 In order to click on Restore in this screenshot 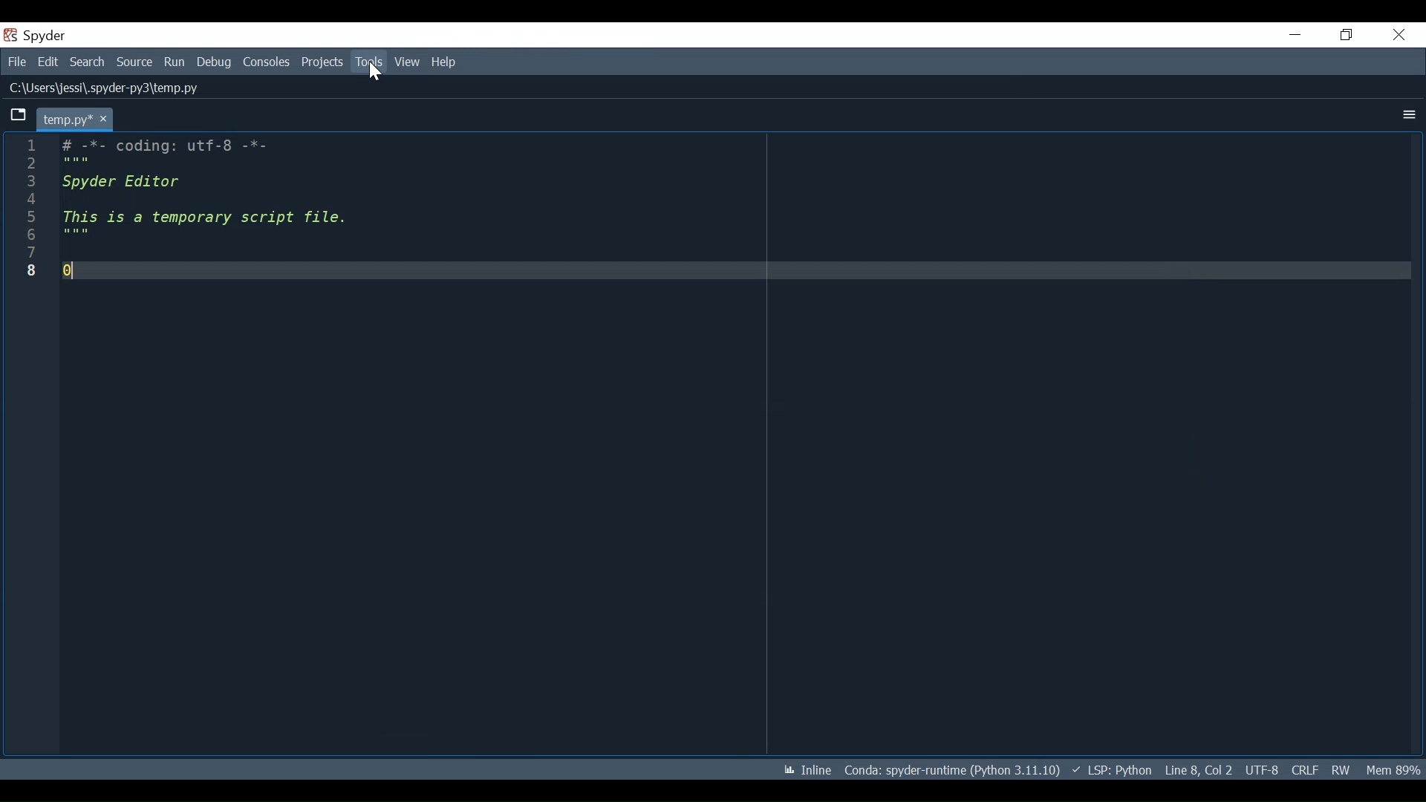, I will do `click(1347, 35)`.